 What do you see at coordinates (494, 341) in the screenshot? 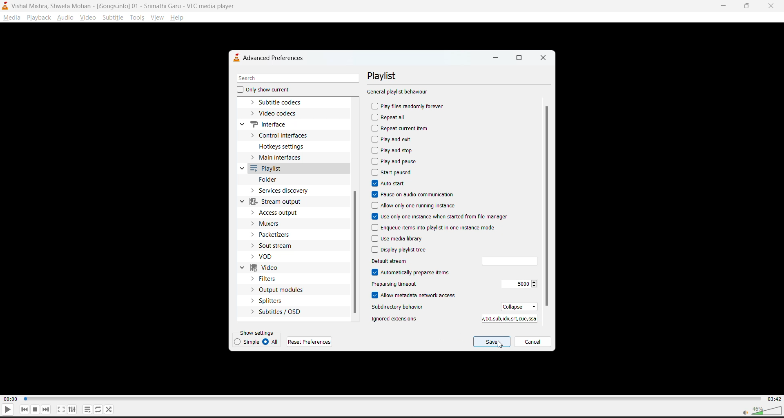
I see `save` at bounding box center [494, 341].